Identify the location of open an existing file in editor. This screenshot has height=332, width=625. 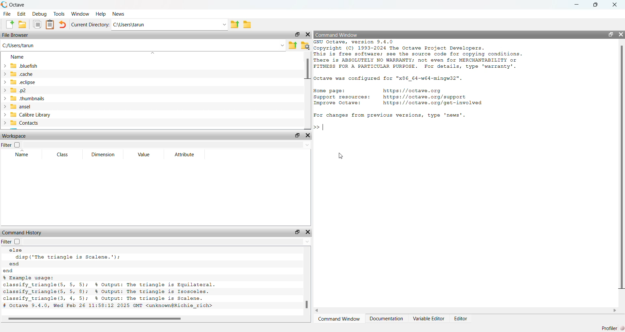
(22, 24).